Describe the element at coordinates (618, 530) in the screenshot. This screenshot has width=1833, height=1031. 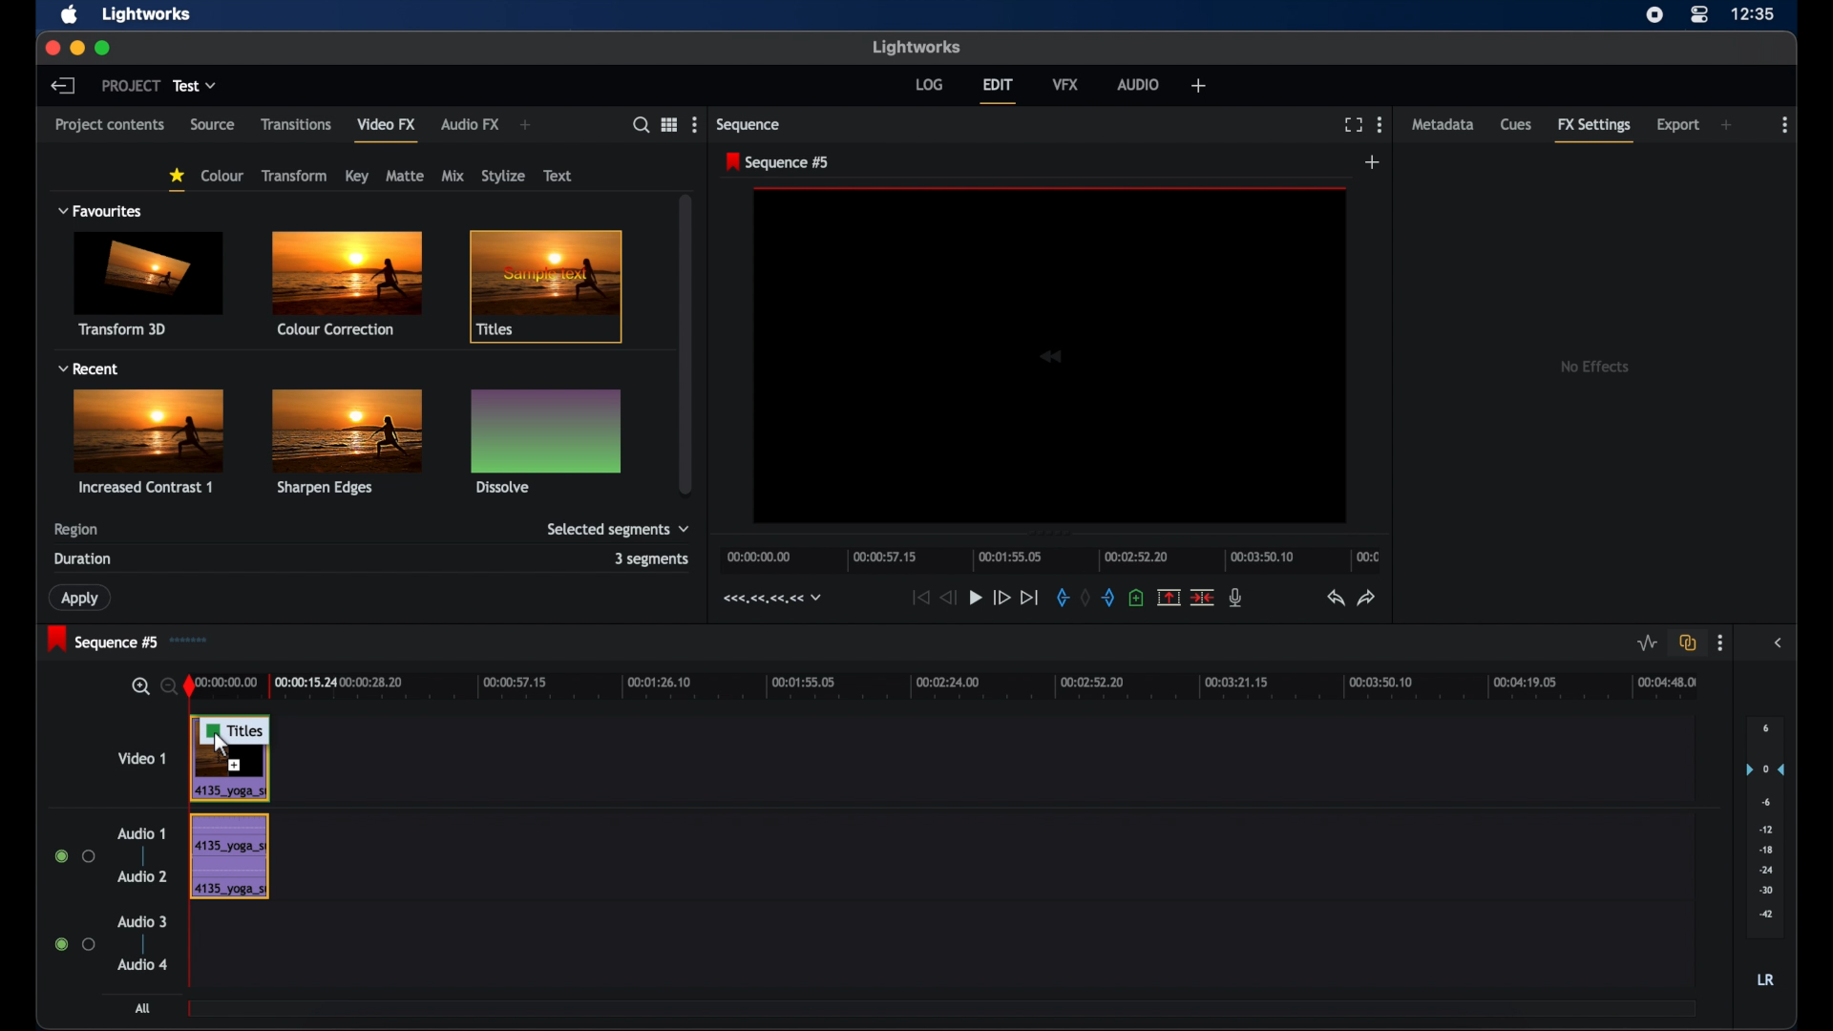
I see `selected segments` at that location.